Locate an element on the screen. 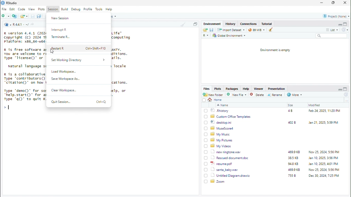 Image resolution: width=351 pixels, height=197 pixels. Zoom is located at coordinates (218, 181).